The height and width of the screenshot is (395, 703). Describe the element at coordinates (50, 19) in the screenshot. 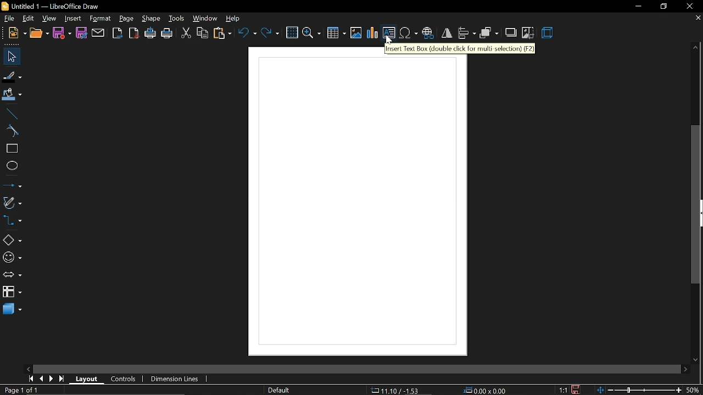

I see `view` at that location.